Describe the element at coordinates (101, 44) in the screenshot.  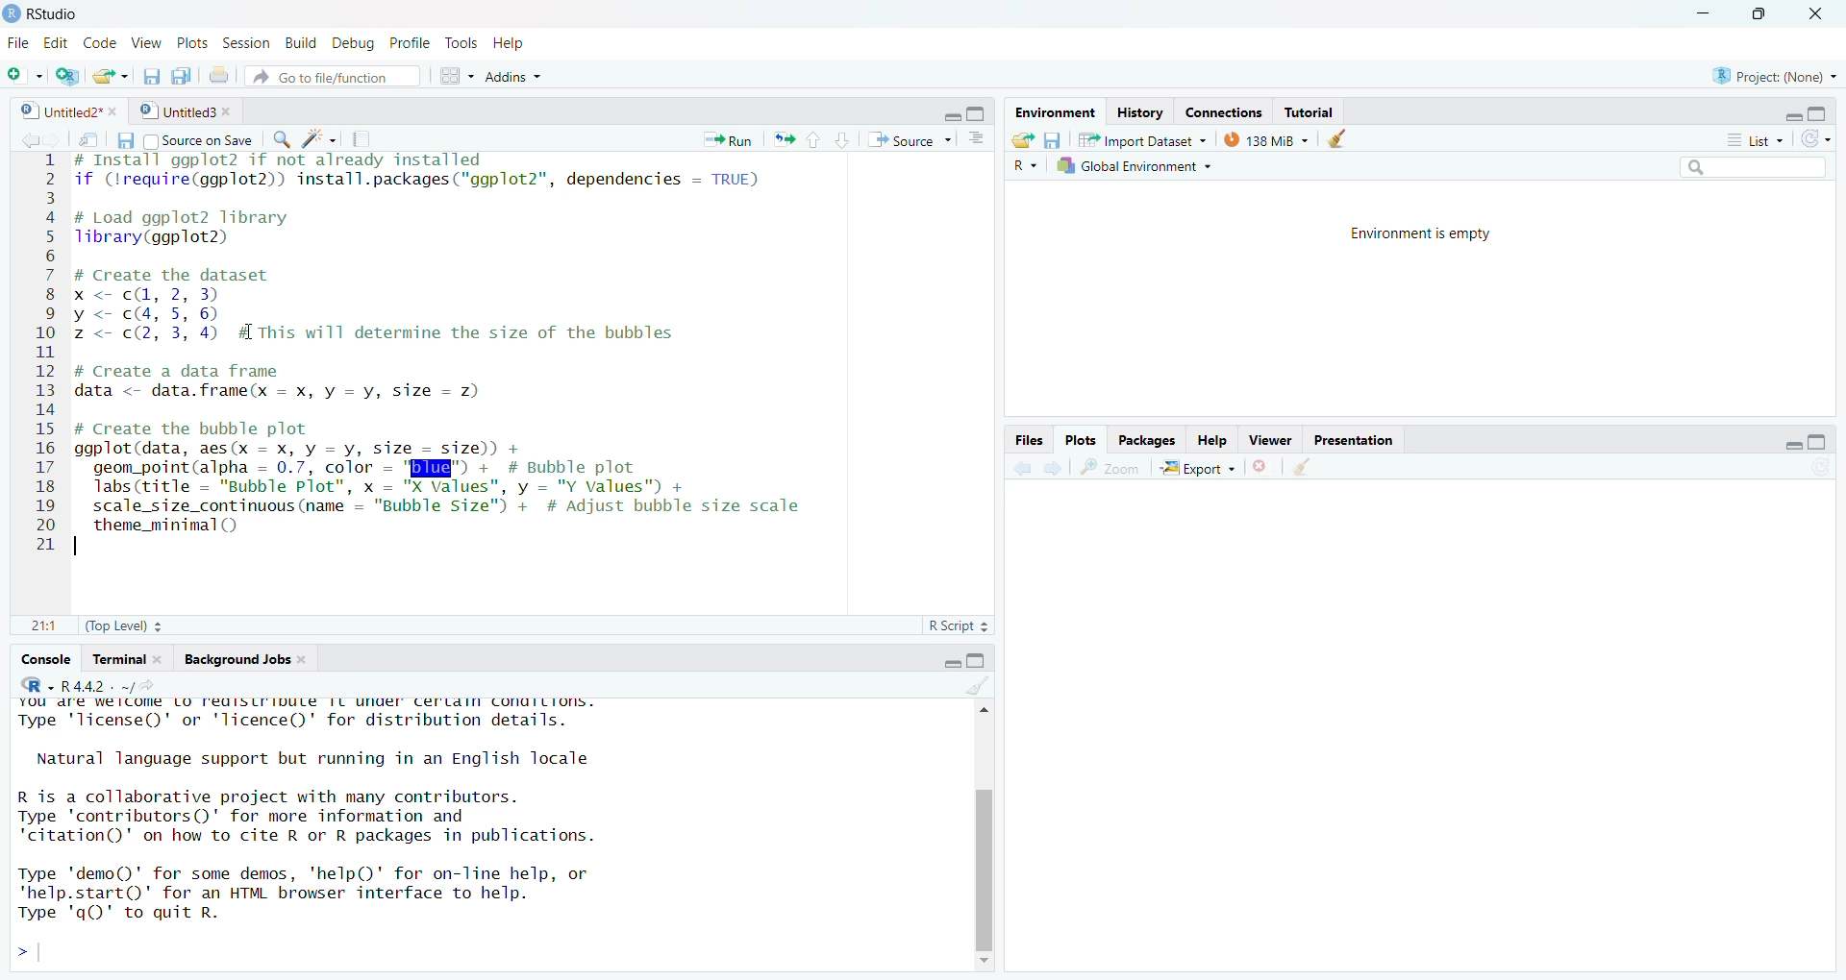
I see `Code` at that location.